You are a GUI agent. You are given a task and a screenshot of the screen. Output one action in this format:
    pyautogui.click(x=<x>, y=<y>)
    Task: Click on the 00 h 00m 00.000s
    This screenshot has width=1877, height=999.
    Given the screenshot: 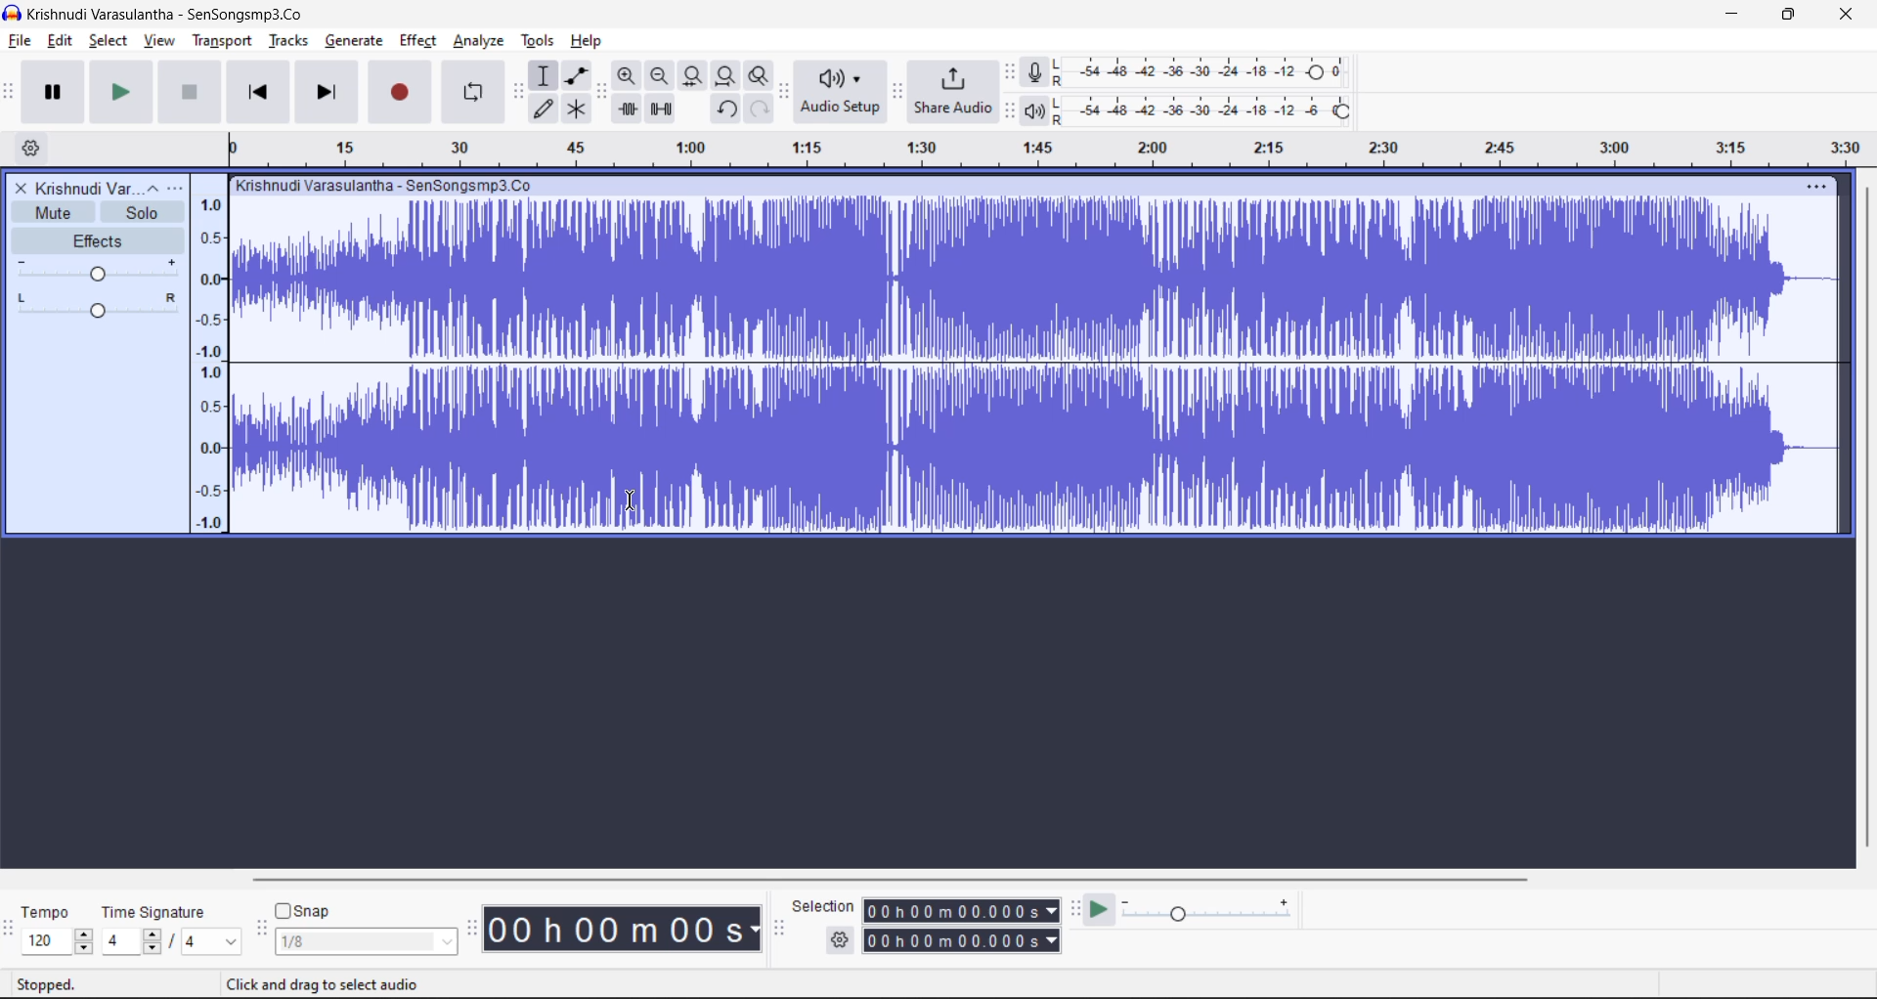 What is the action you would take?
    pyautogui.click(x=961, y=911)
    